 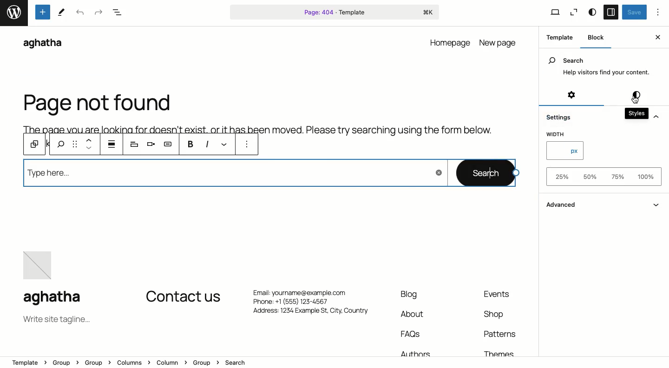 What do you see at coordinates (412, 334) in the screenshot?
I see `FAQs` at bounding box center [412, 334].